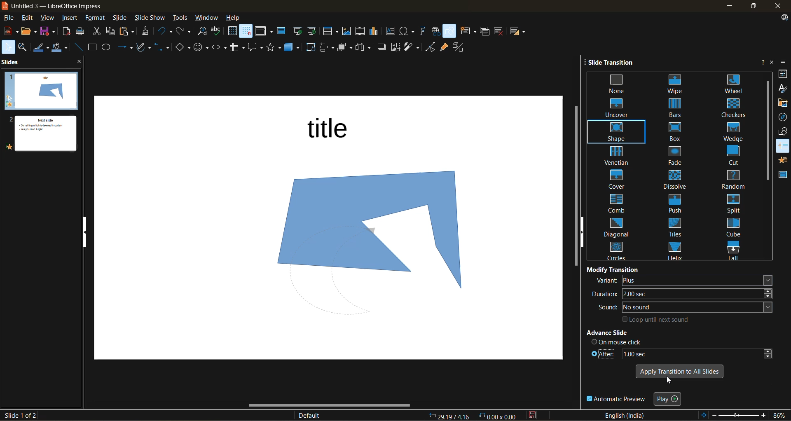  What do you see at coordinates (613, 269) in the screenshot?
I see `modify transition` at bounding box center [613, 269].